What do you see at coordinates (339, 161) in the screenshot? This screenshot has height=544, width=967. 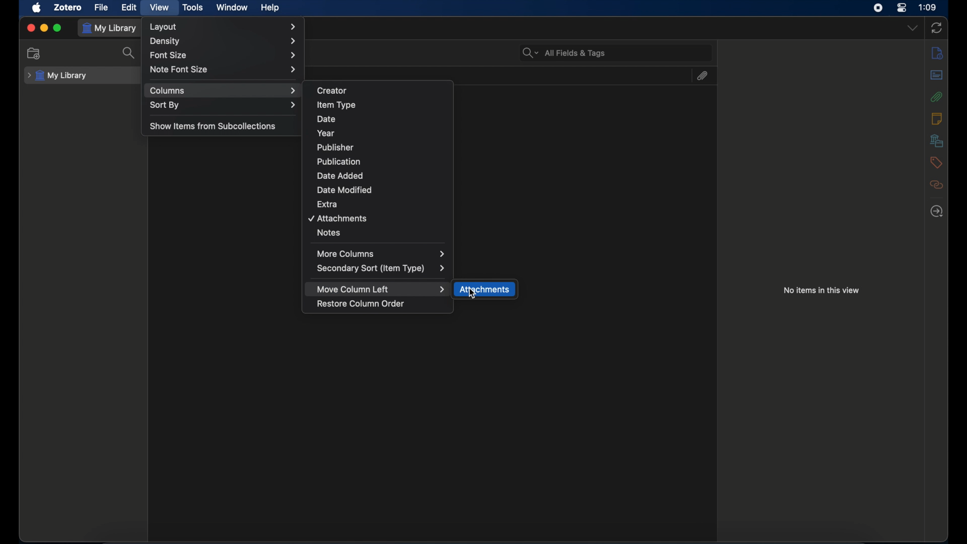 I see `publication` at bounding box center [339, 161].